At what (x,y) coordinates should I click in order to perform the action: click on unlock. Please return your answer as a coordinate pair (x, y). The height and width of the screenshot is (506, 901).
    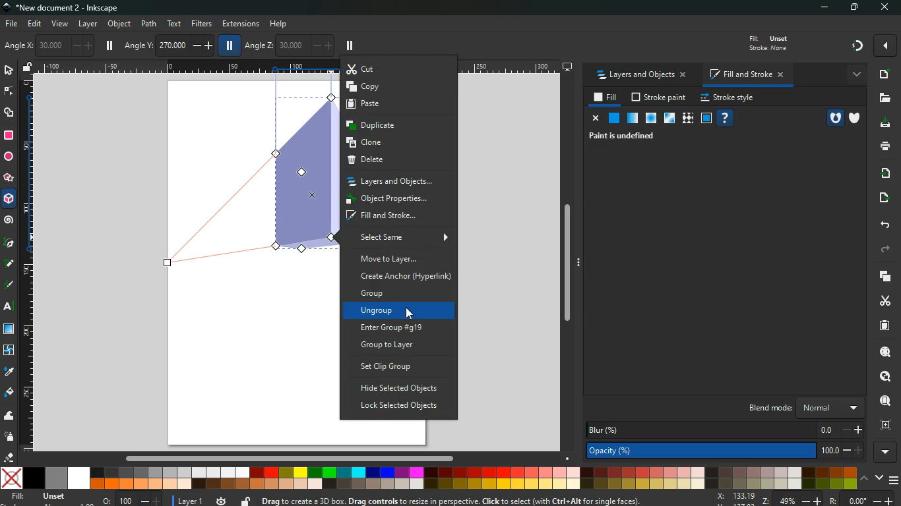
    Looking at the image, I should click on (245, 501).